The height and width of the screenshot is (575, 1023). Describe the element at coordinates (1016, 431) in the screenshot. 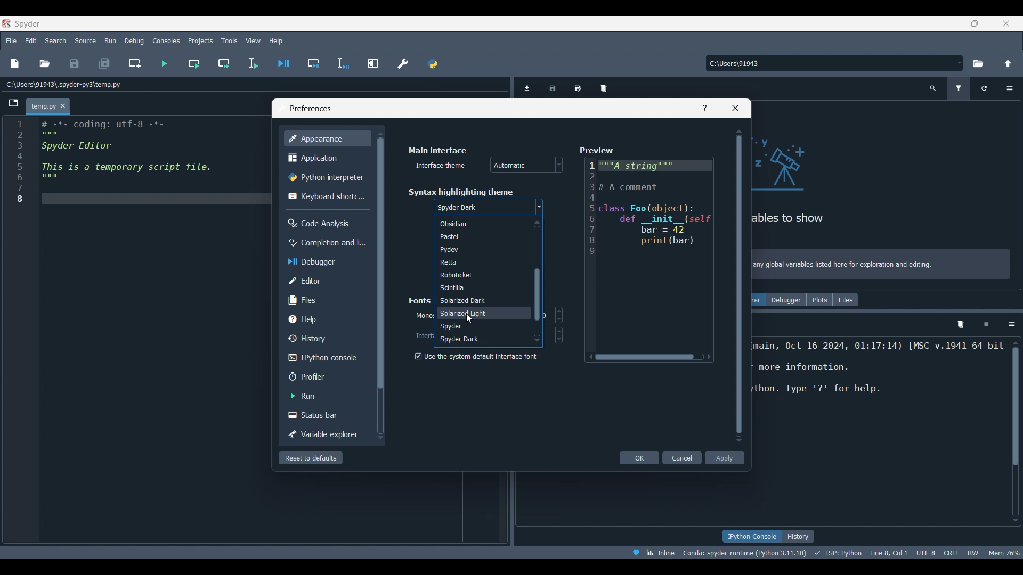

I see `Vertical slide bar` at that location.